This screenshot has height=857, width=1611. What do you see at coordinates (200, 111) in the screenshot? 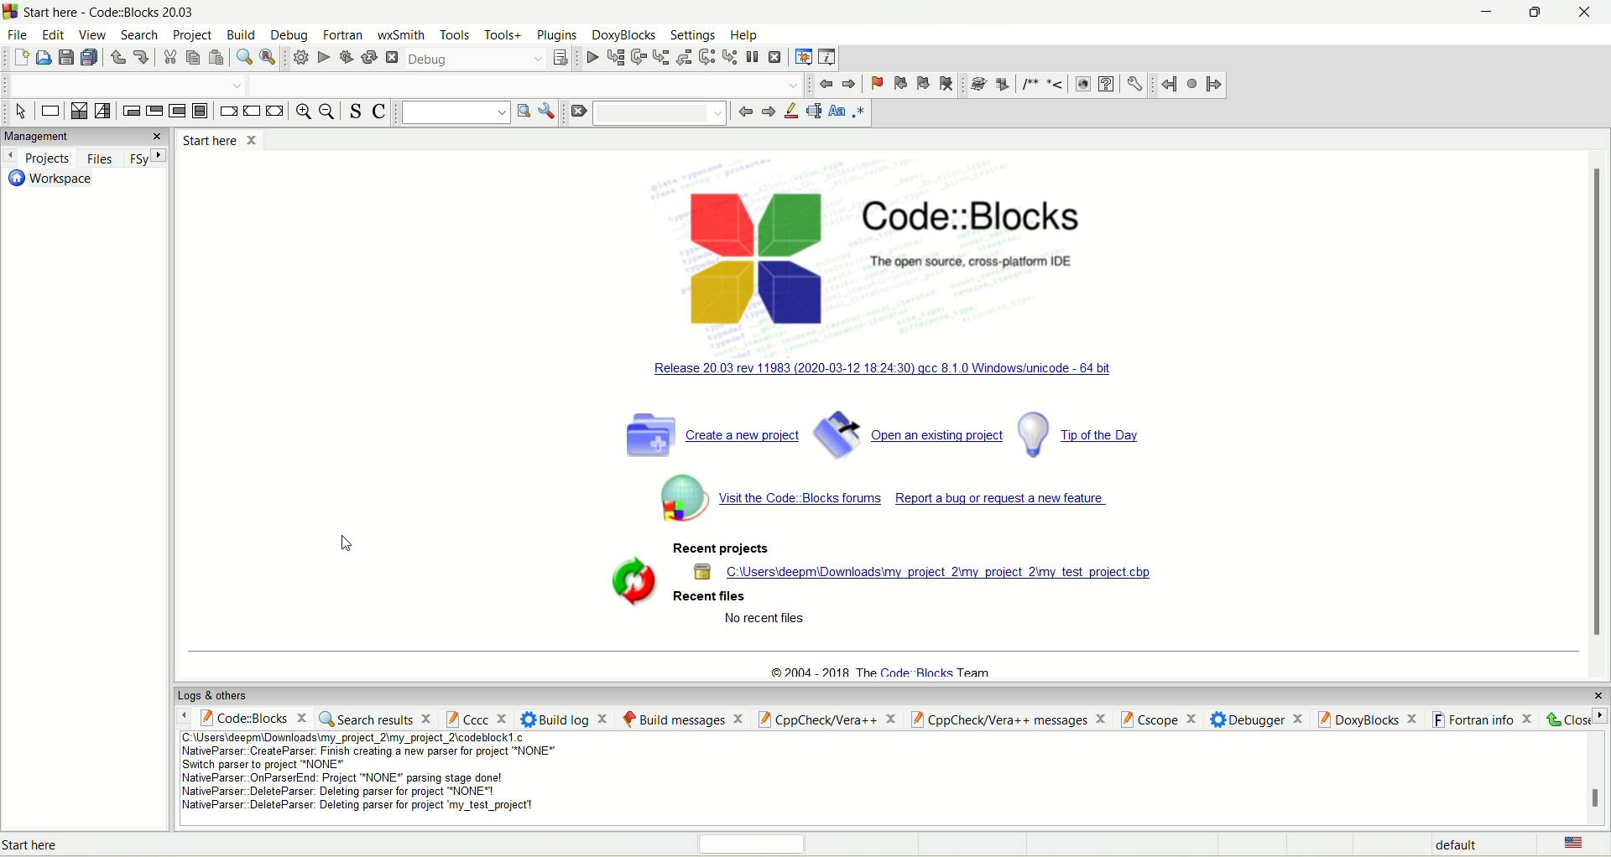
I see `block instruction` at bounding box center [200, 111].